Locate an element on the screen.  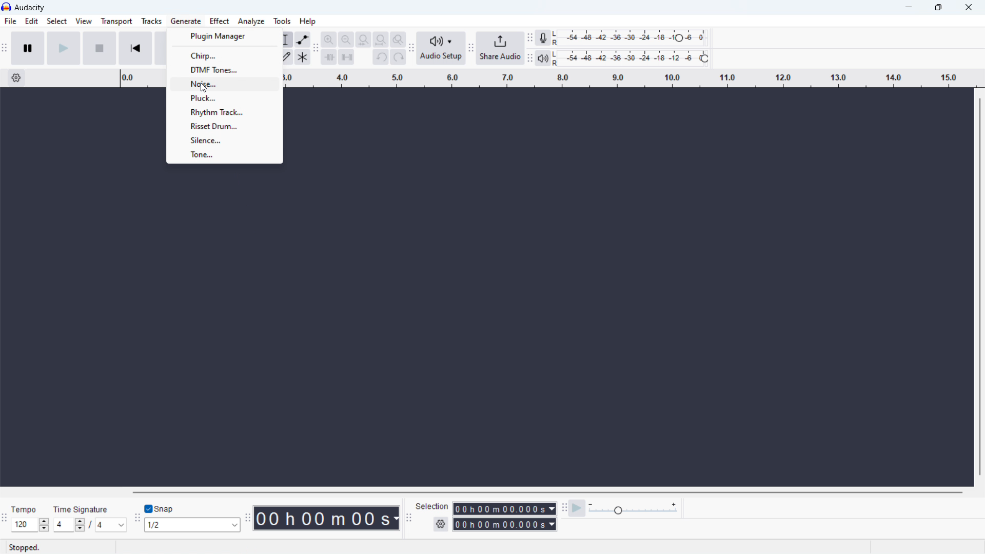
play at speed is located at coordinates (577, 508).